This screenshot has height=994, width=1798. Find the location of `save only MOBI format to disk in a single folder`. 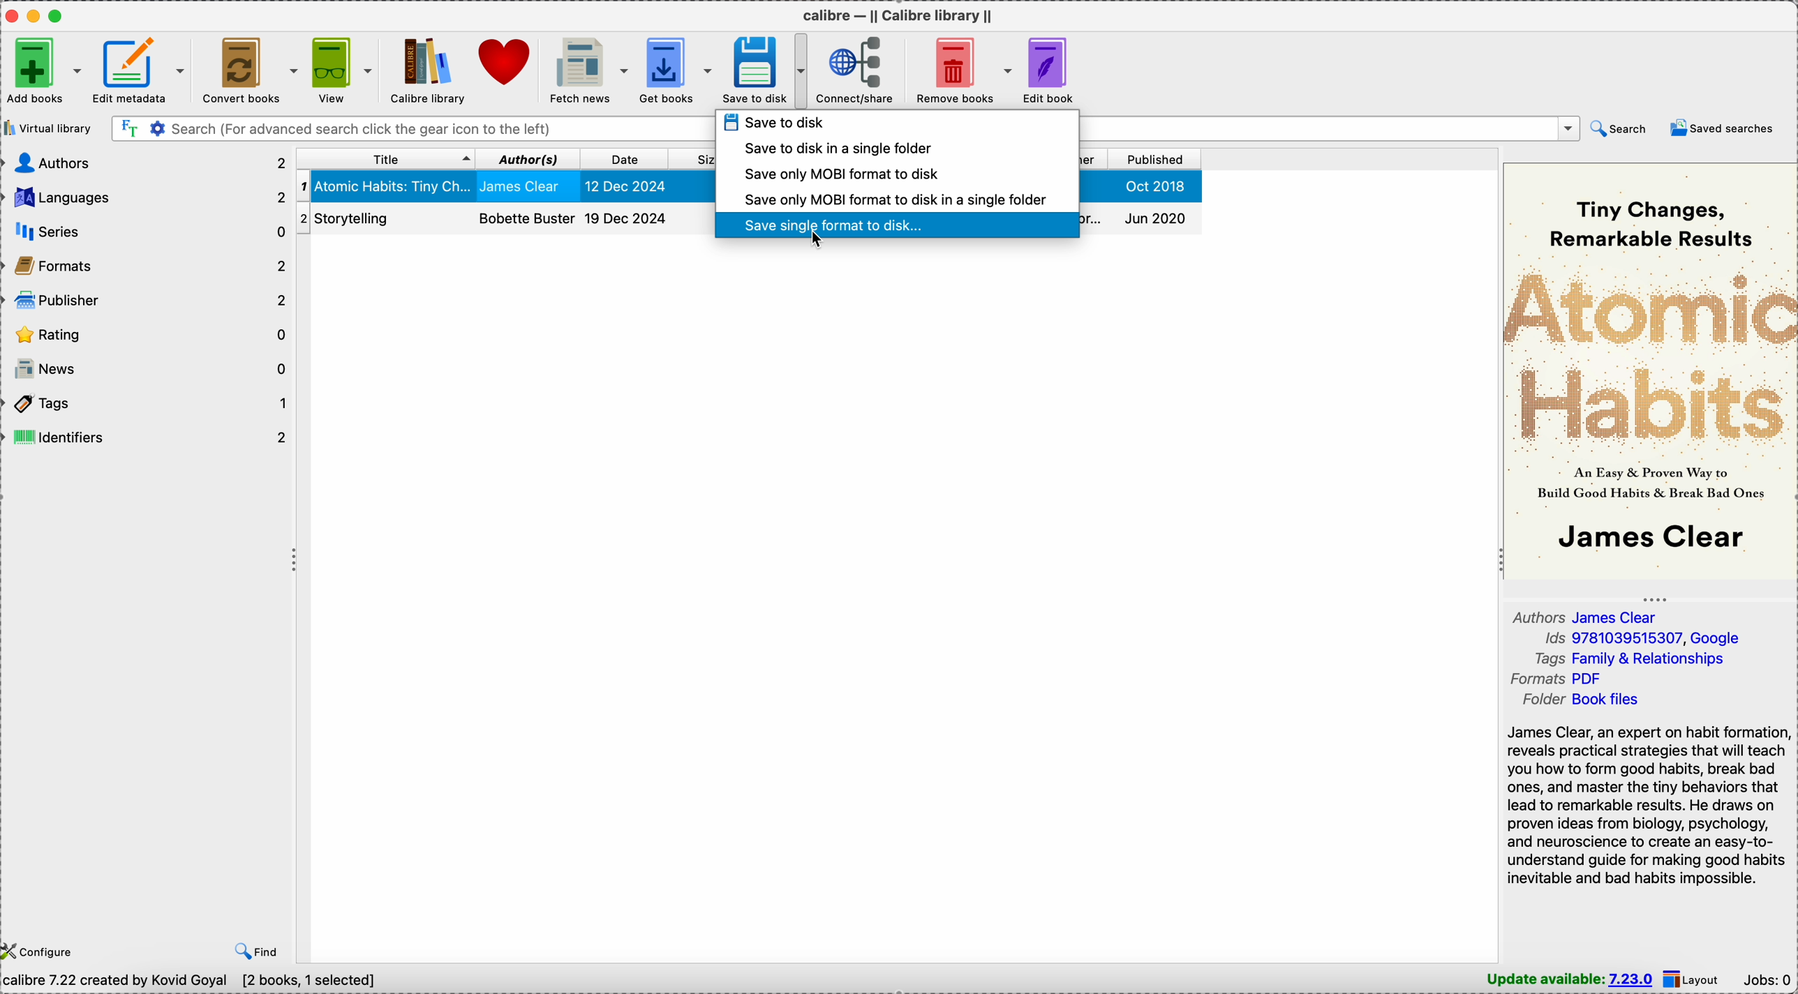

save only MOBI format to disk in a single folder is located at coordinates (892, 199).